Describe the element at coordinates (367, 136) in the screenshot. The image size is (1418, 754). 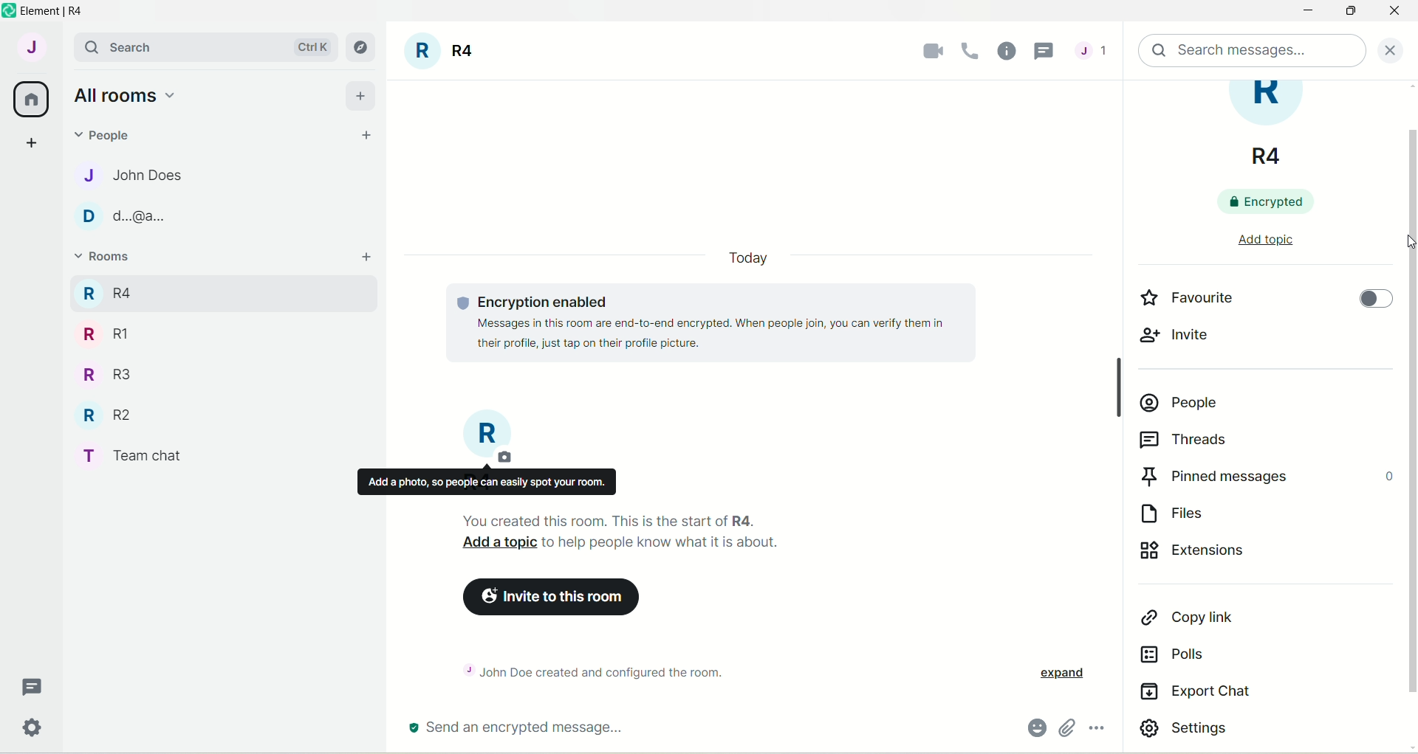
I see `start chat` at that location.